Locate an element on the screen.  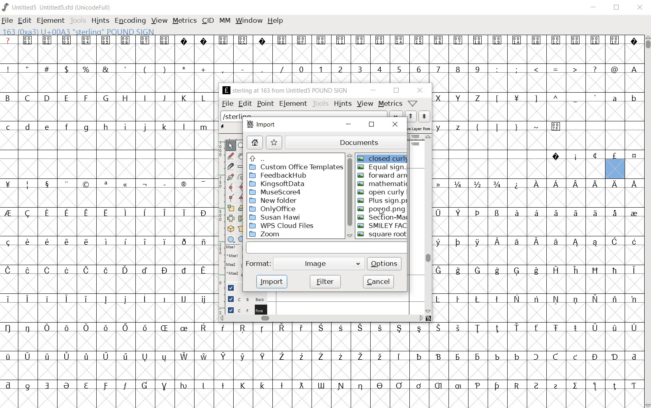
Symbol is located at coordinates (145, 241).